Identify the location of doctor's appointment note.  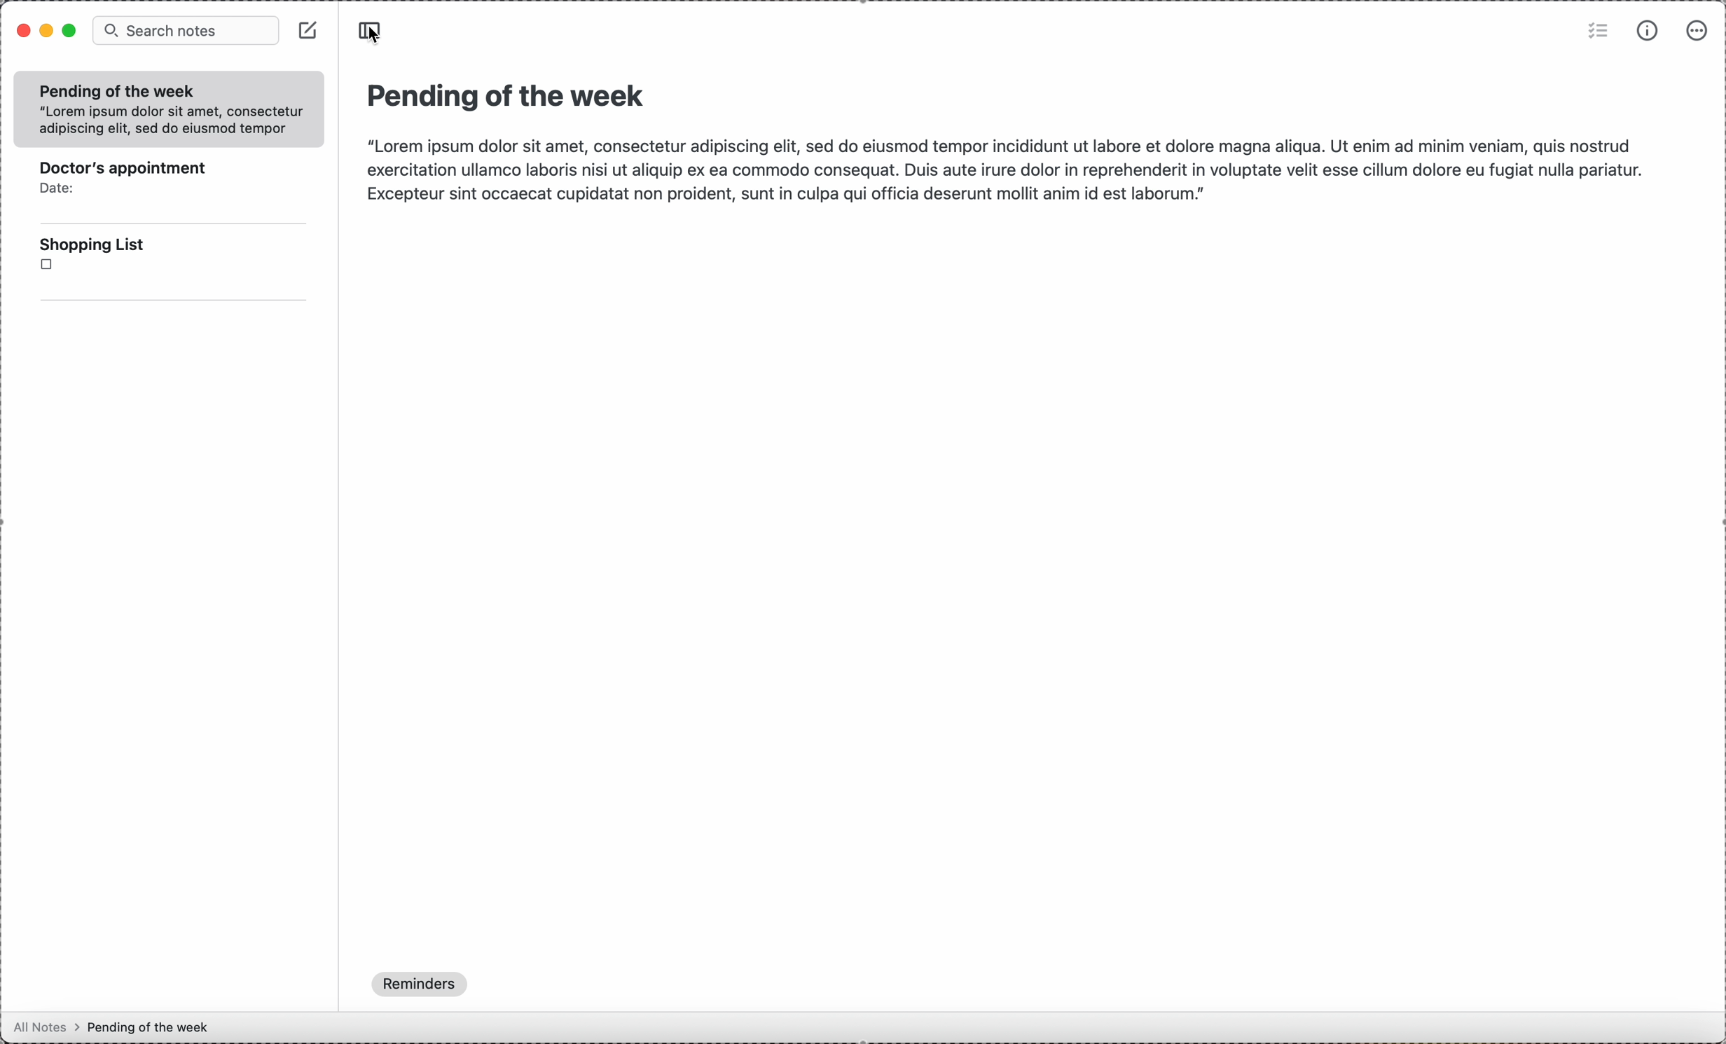
(142, 185).